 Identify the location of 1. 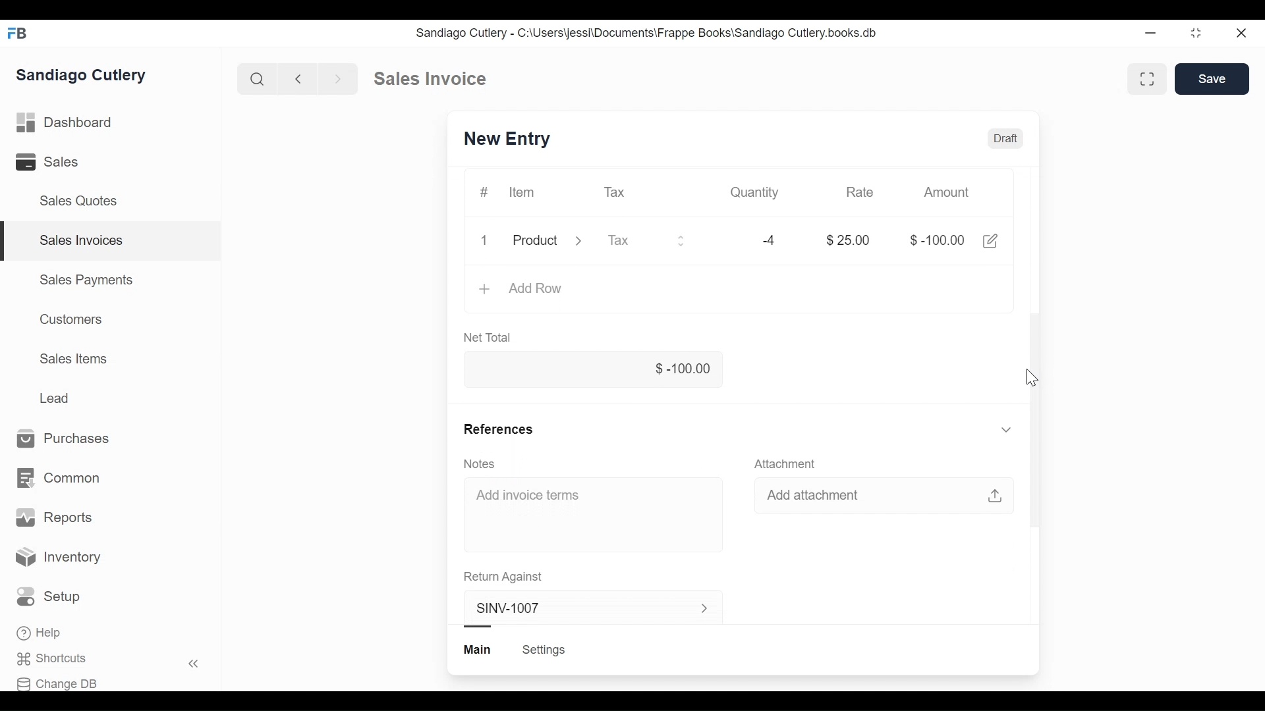
(482, 239).